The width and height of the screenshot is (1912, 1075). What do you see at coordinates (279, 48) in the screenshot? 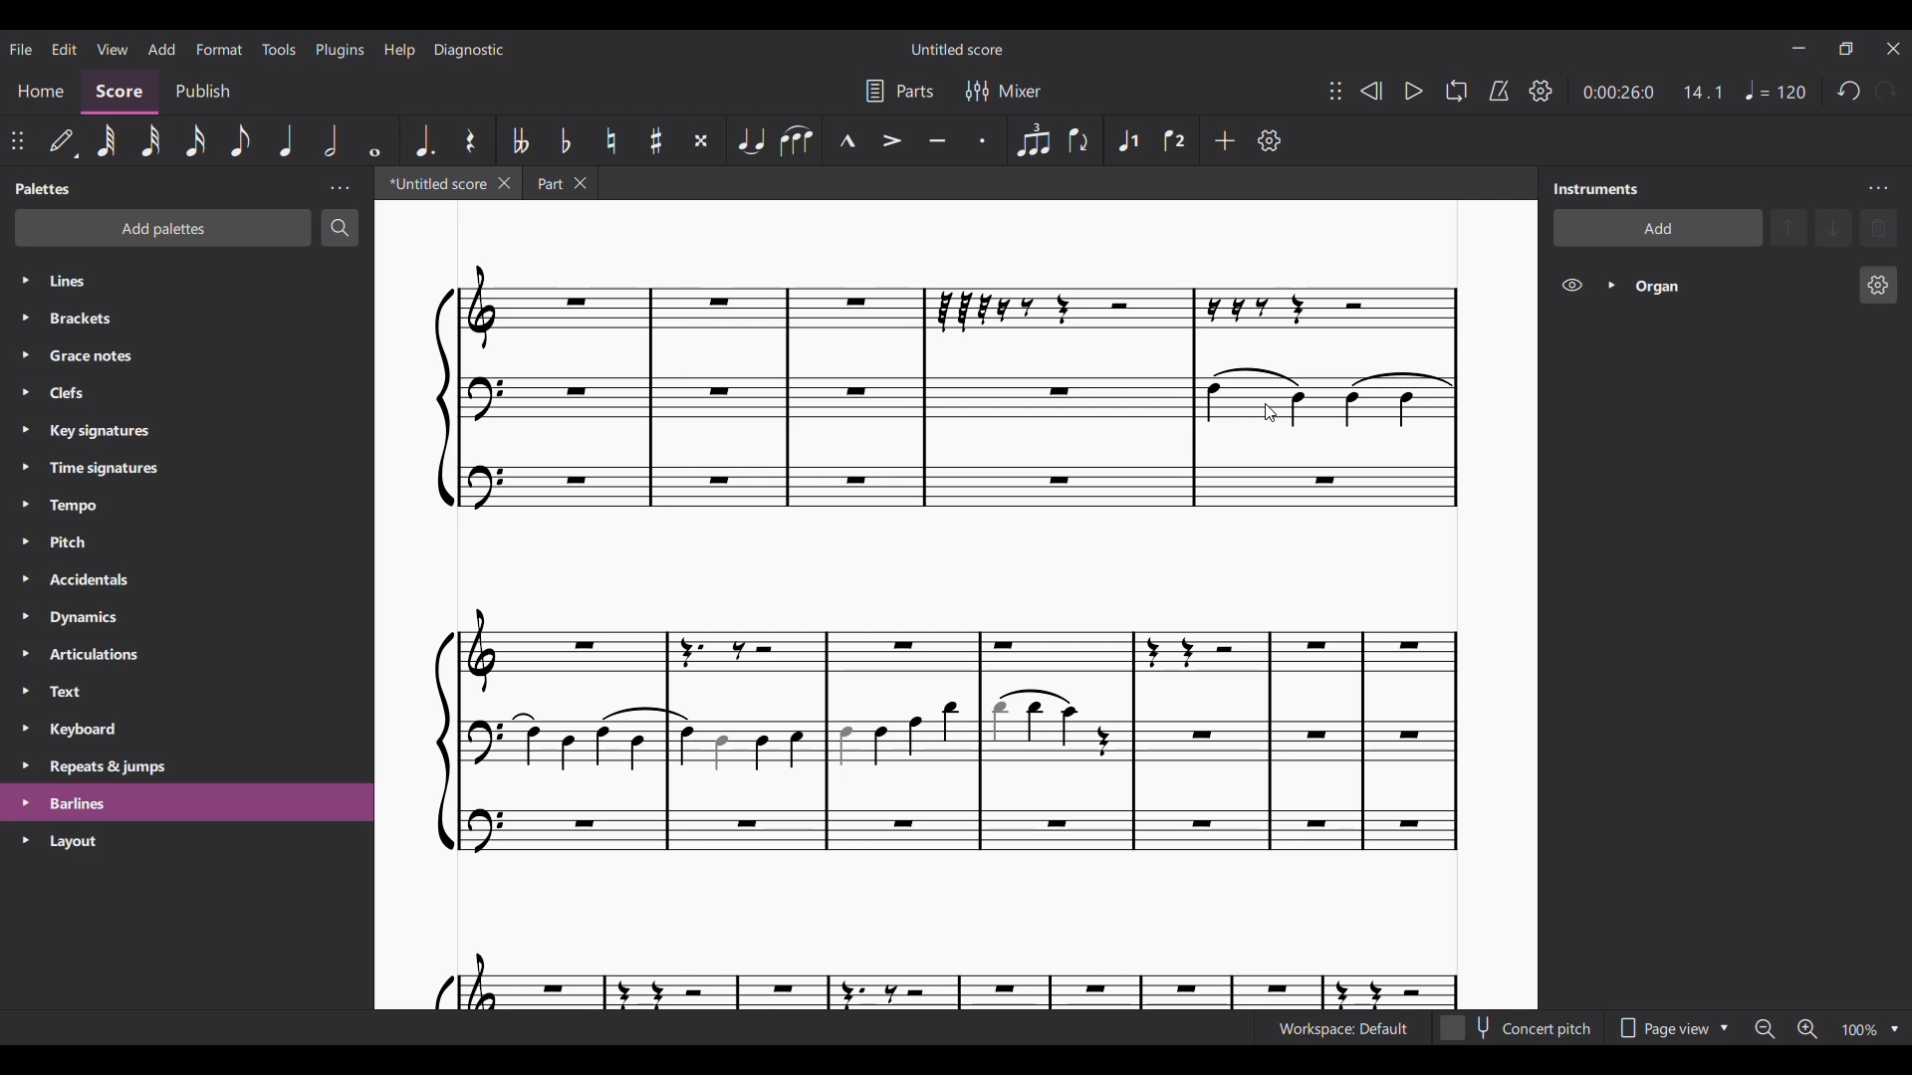
I see `Tools menu` at bounding box center [279, 48].